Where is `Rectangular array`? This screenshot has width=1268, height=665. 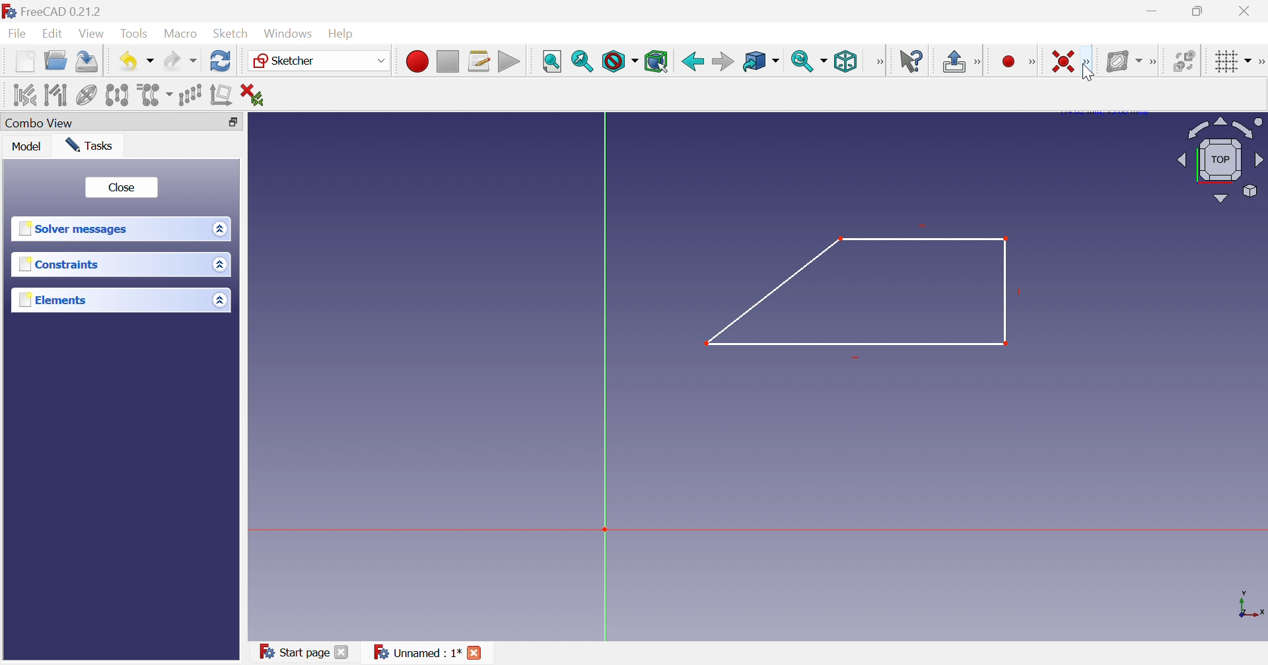 Rectangular array is located at coordinates (192, 96).